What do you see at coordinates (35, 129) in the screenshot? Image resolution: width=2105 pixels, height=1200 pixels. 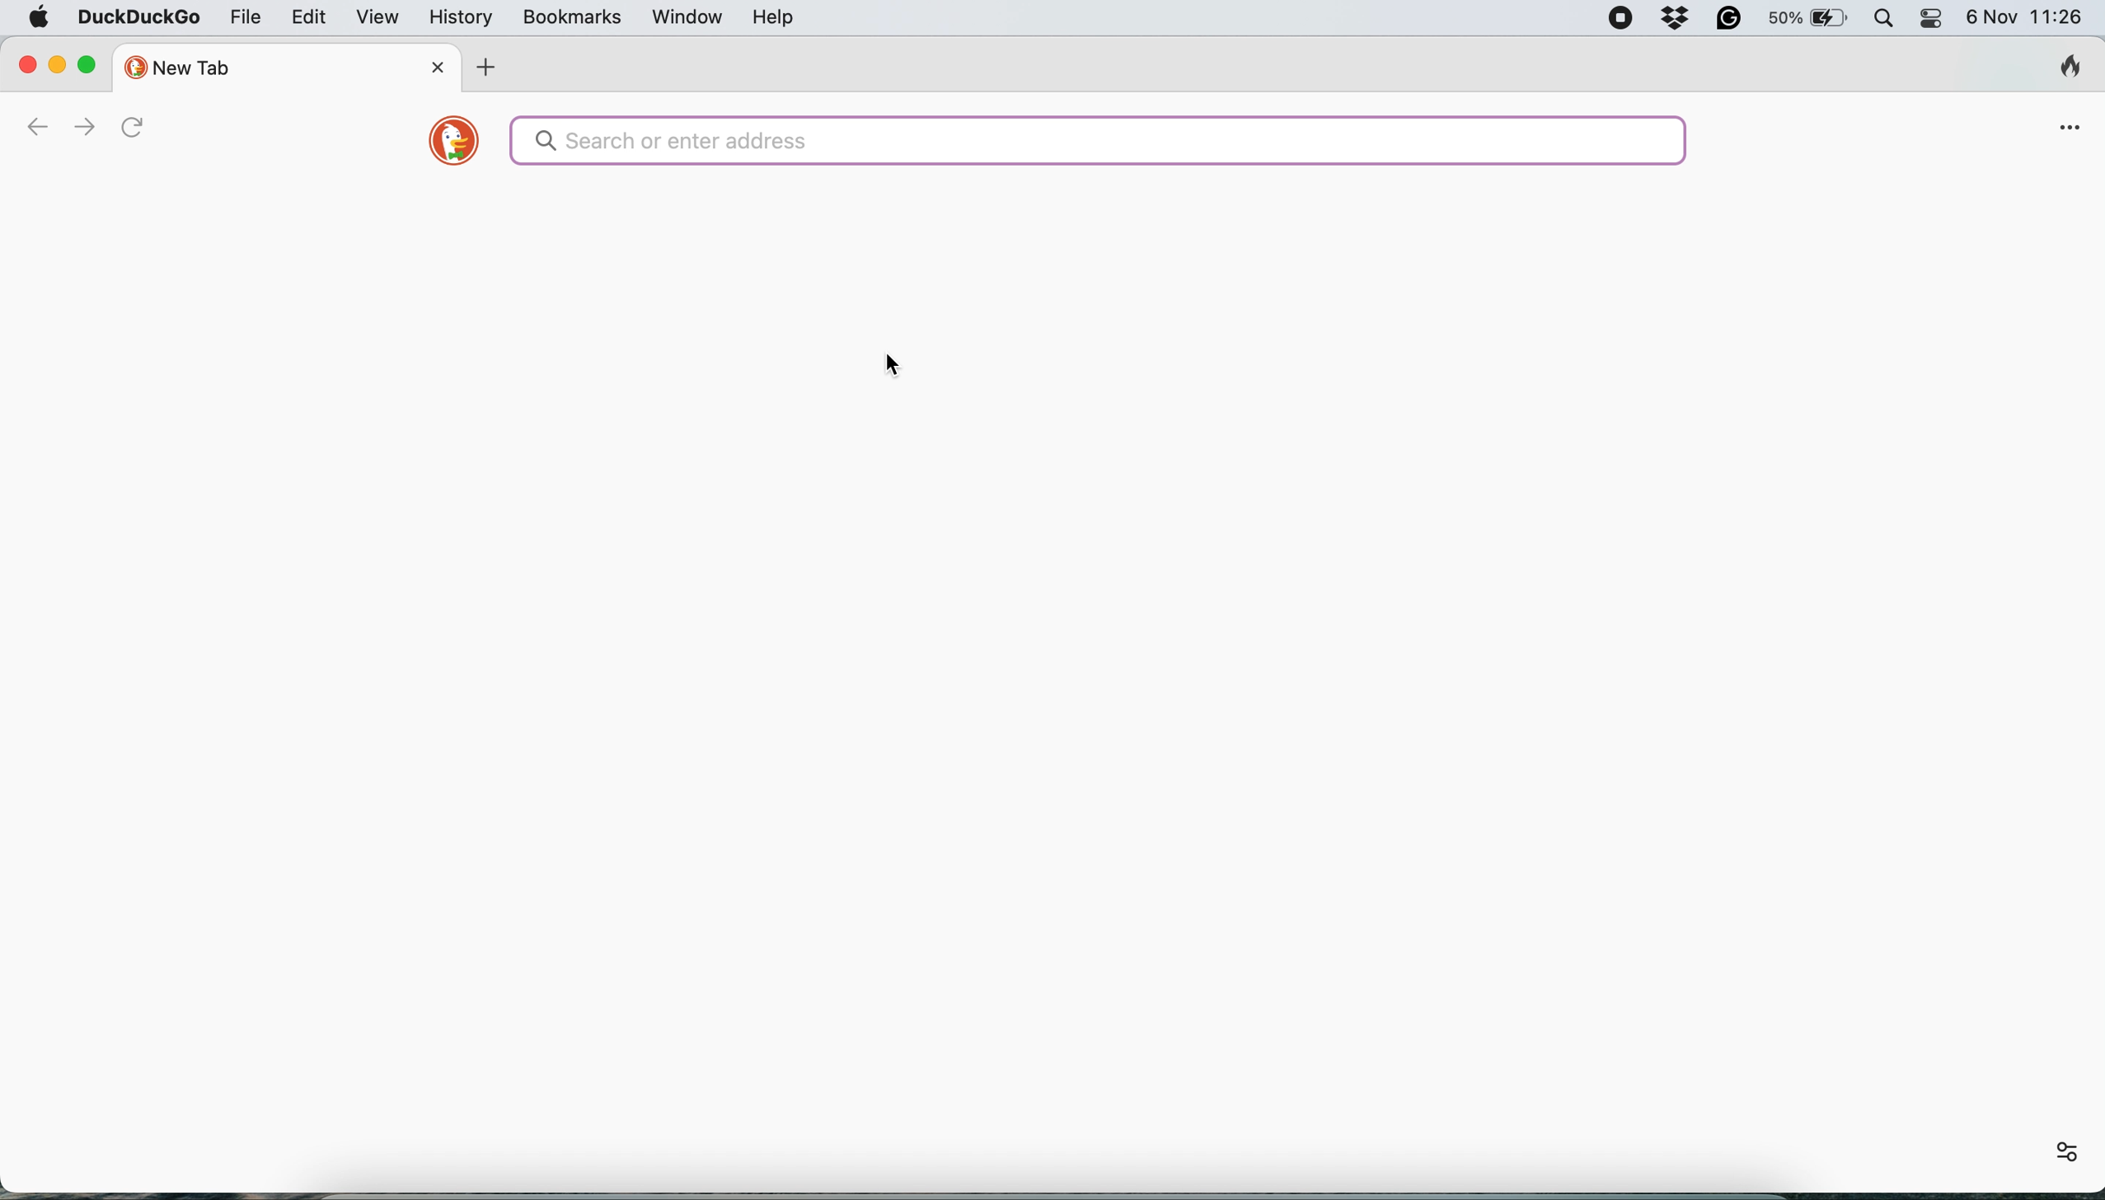 I see `go back` at bounding box center [35, 129].